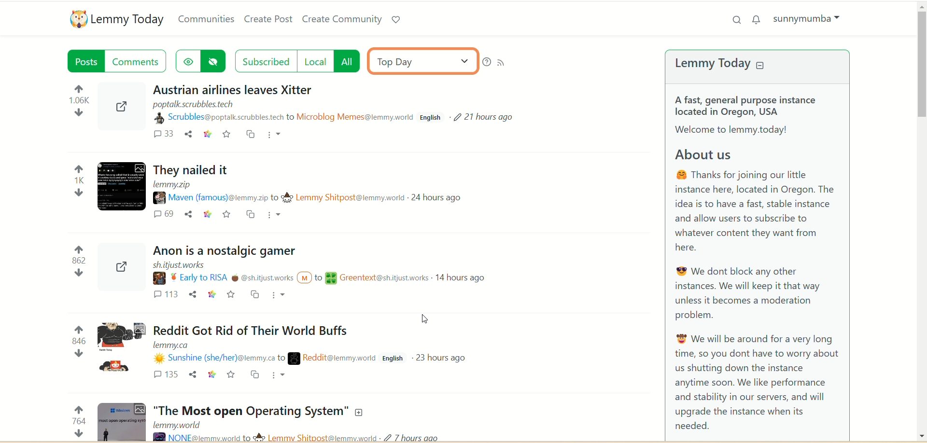  I want to click on create post, so click(268, 20).